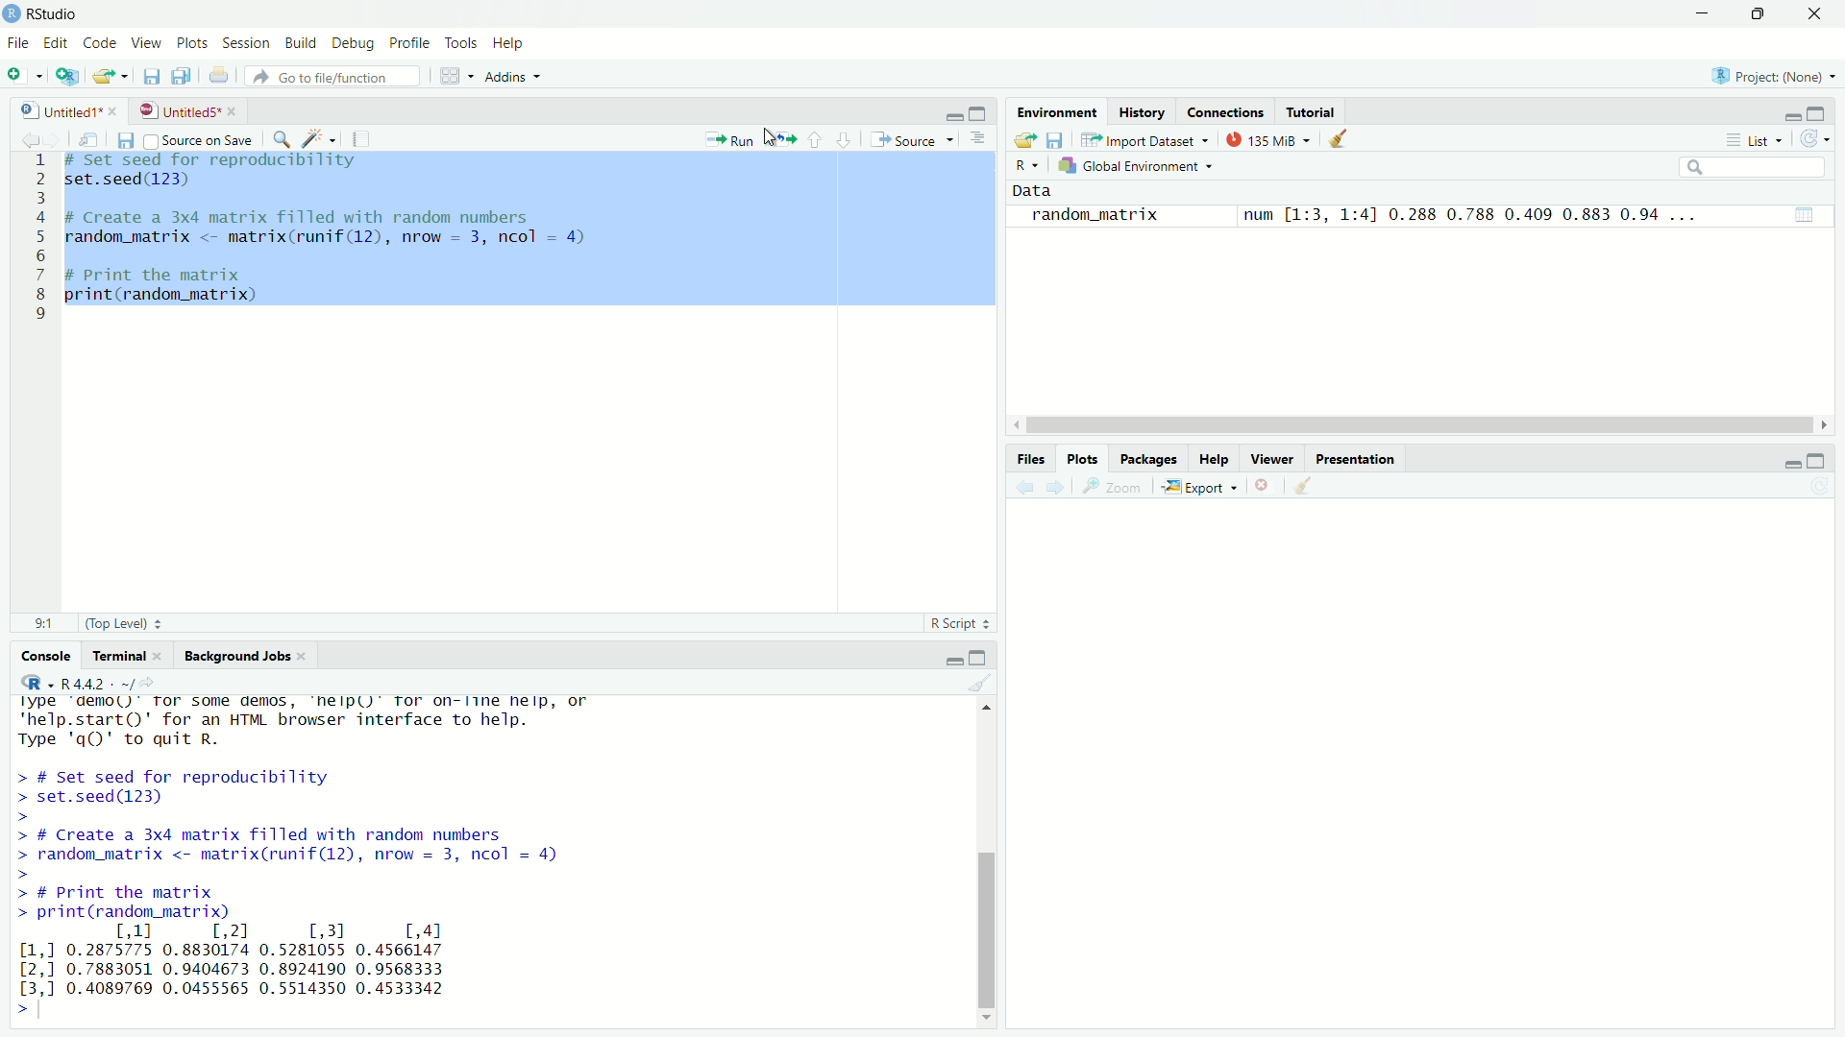 The width and height of the screenshot is (1845, 1037). What do you see at coordinates (198, 139) in the screenshot?
I see `Source on Save` at bounding box center [198, 139].